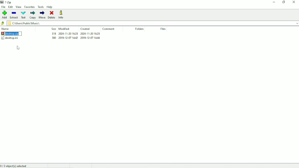 This screenshot has height=168, width=299. I want to click on Folders, so click(139, 29).